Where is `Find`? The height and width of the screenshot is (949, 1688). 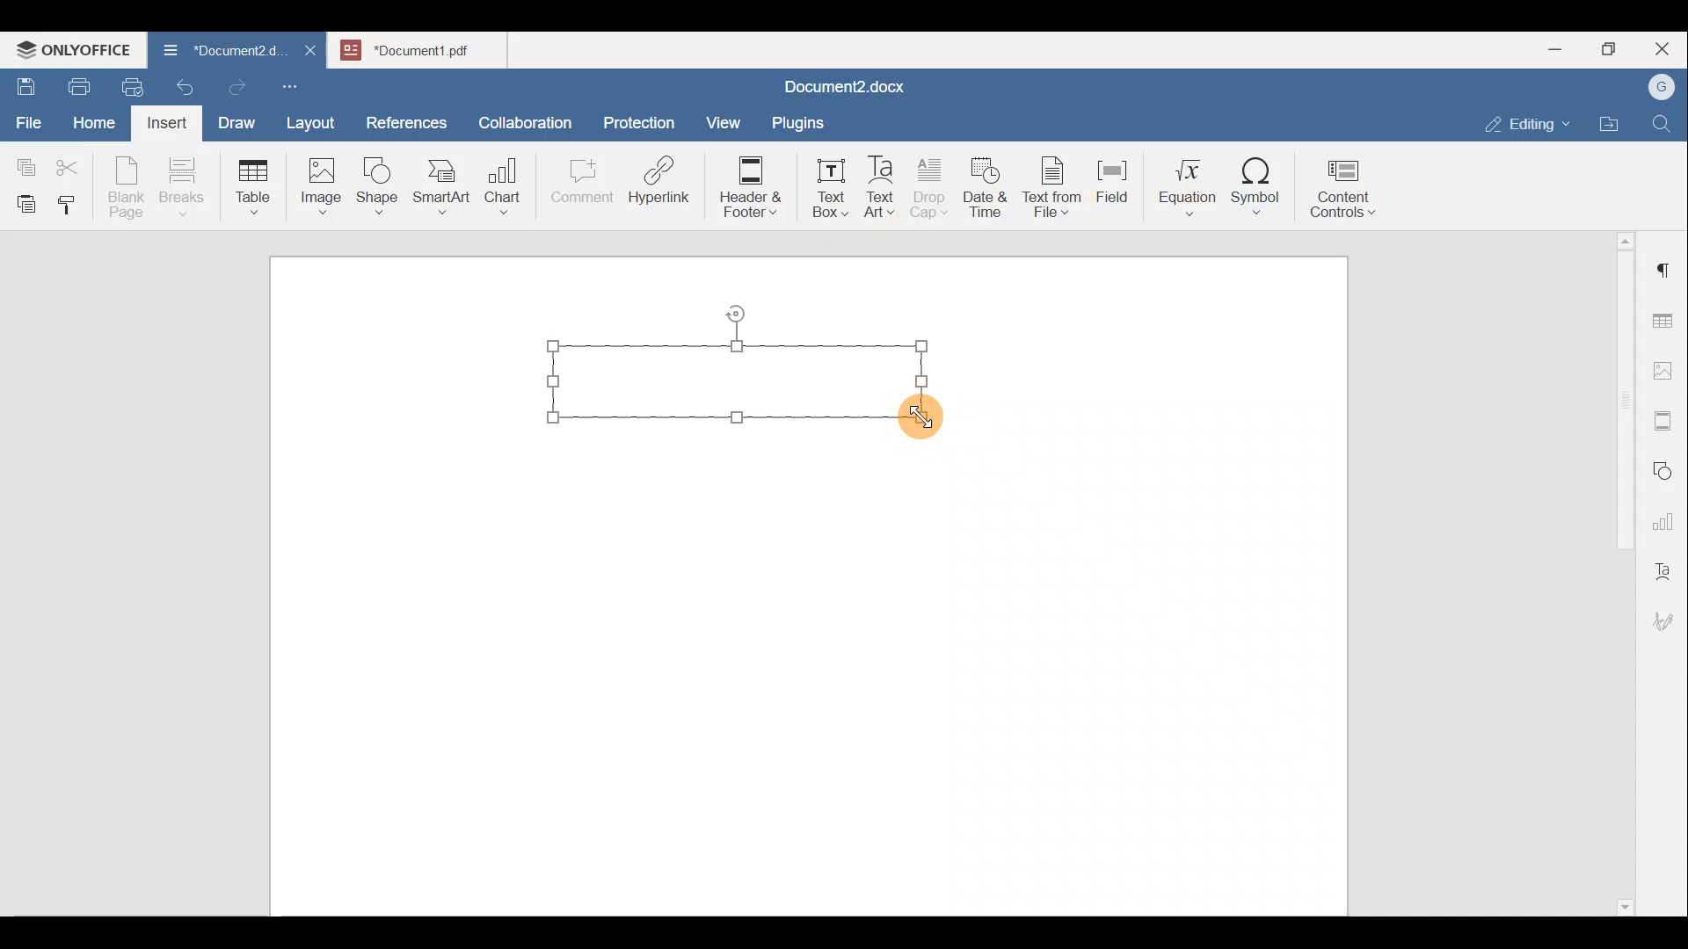 Find is located at coordinates (1663, 125).